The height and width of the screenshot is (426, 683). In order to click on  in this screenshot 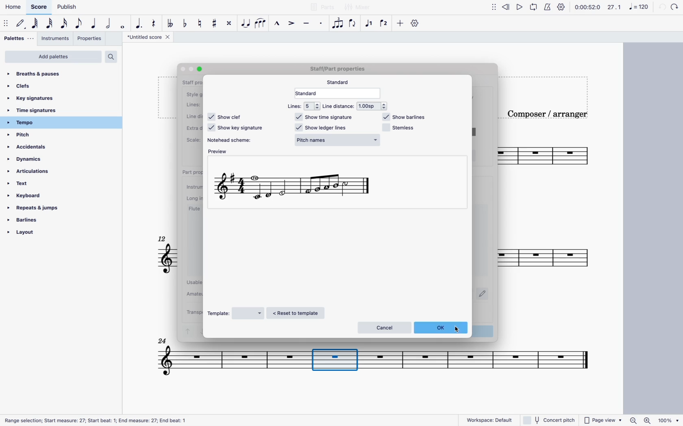, I will do `click(191, 68)`.